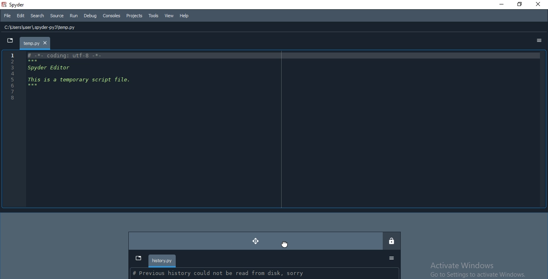  I want to click on Cursor on move button, so click(288, 244).